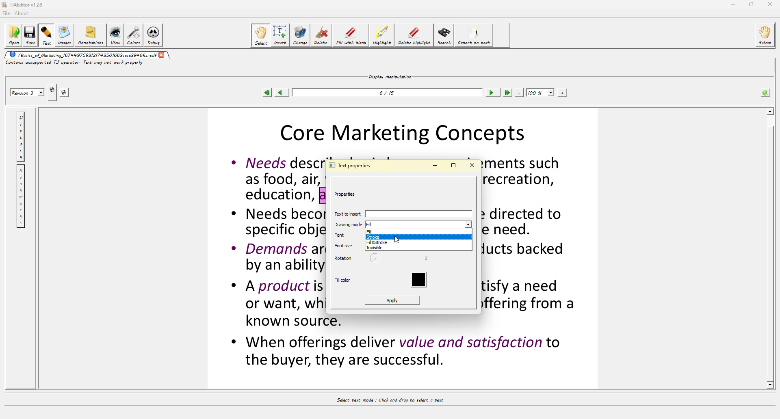 The height and width of the screenshot is (419, 780). I want to click on annotations, so click(91, 34).